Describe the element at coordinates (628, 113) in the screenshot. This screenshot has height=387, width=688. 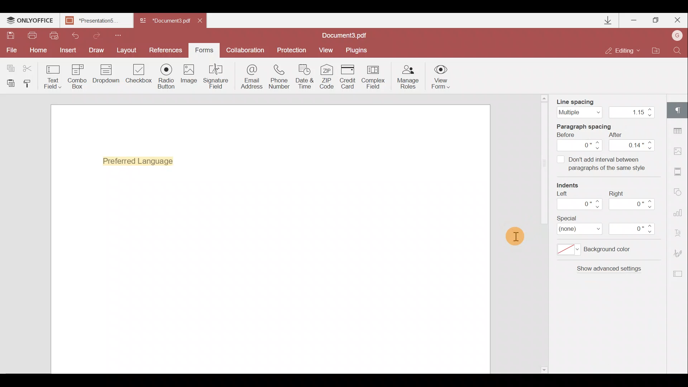
I see `1.15` at that location.